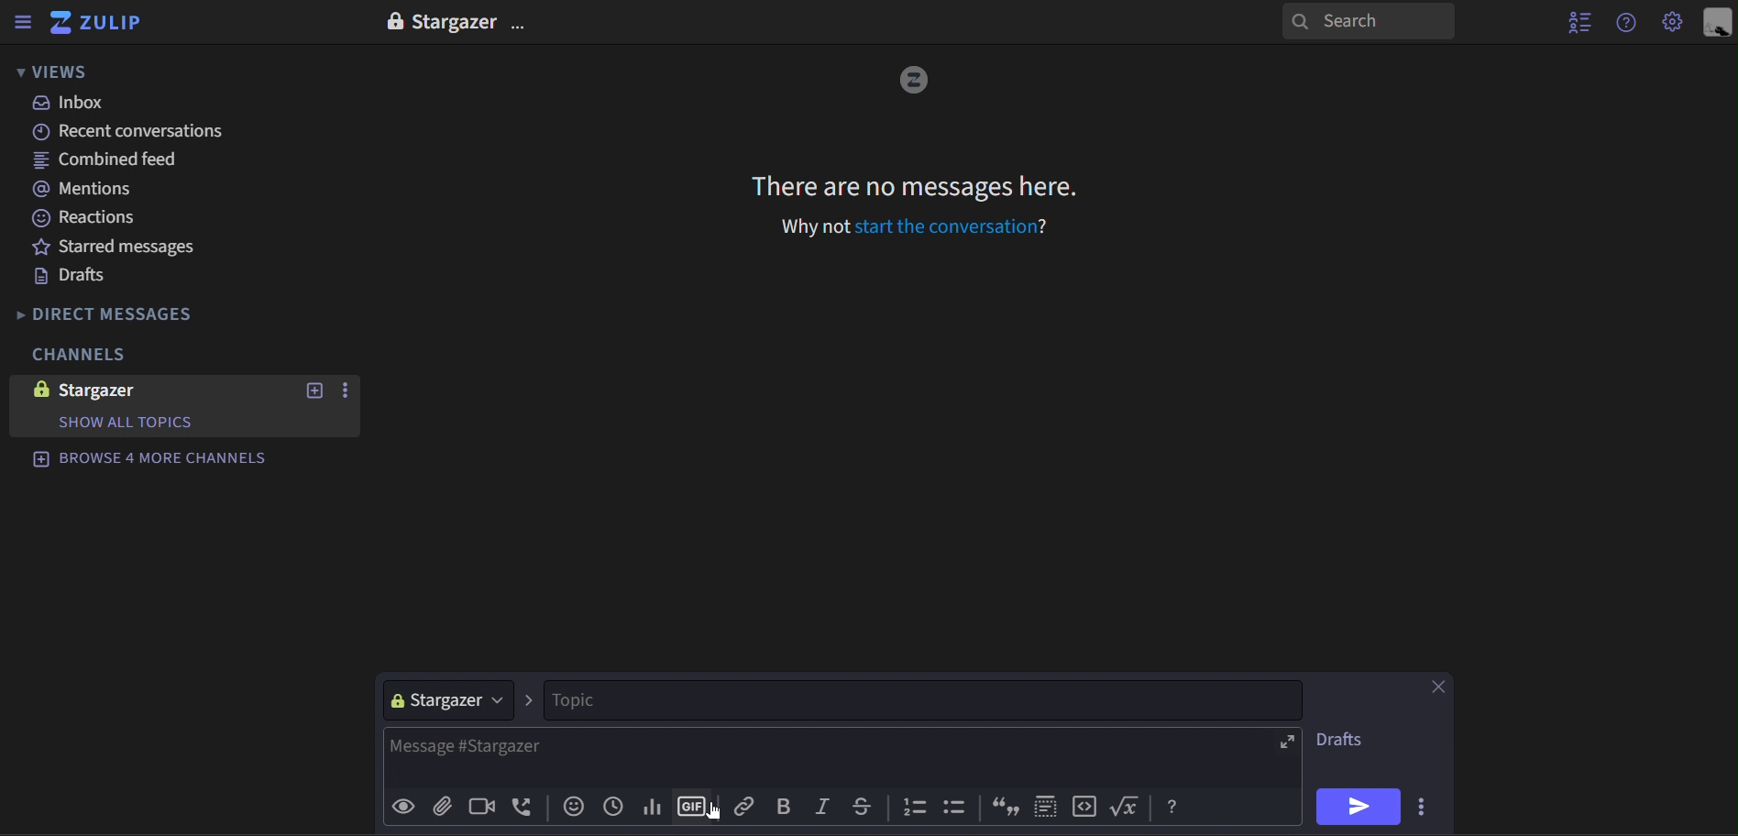 Image resolution: width=1738 pixels, height=836 pixels. What do you see at coordinates (658, 808) in the screenshot?
I see `add poll` at bounding box center [658, 808].